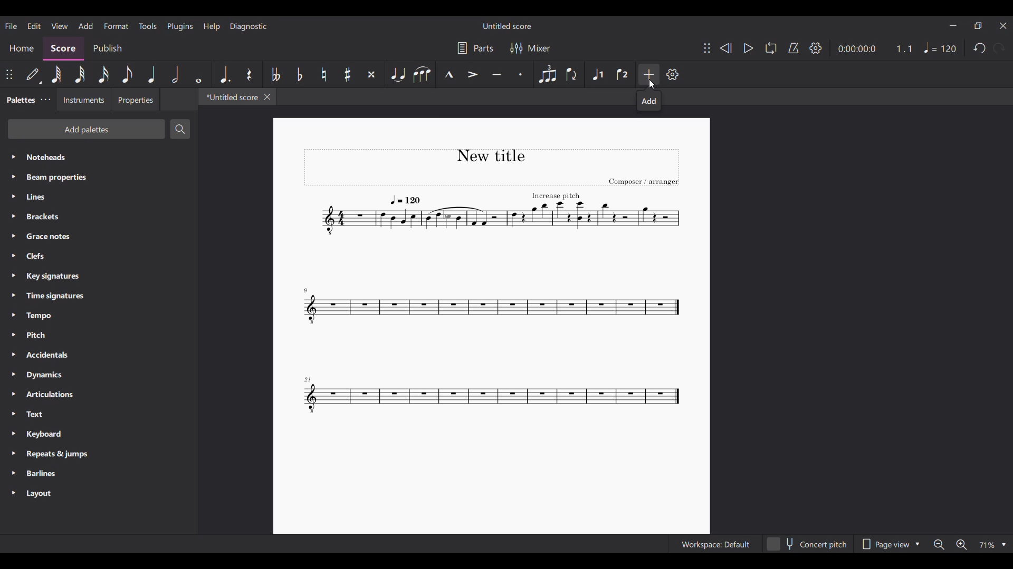  Describe the element at coordinates (99, 415) in the screenshot. I see `Text` at that location.